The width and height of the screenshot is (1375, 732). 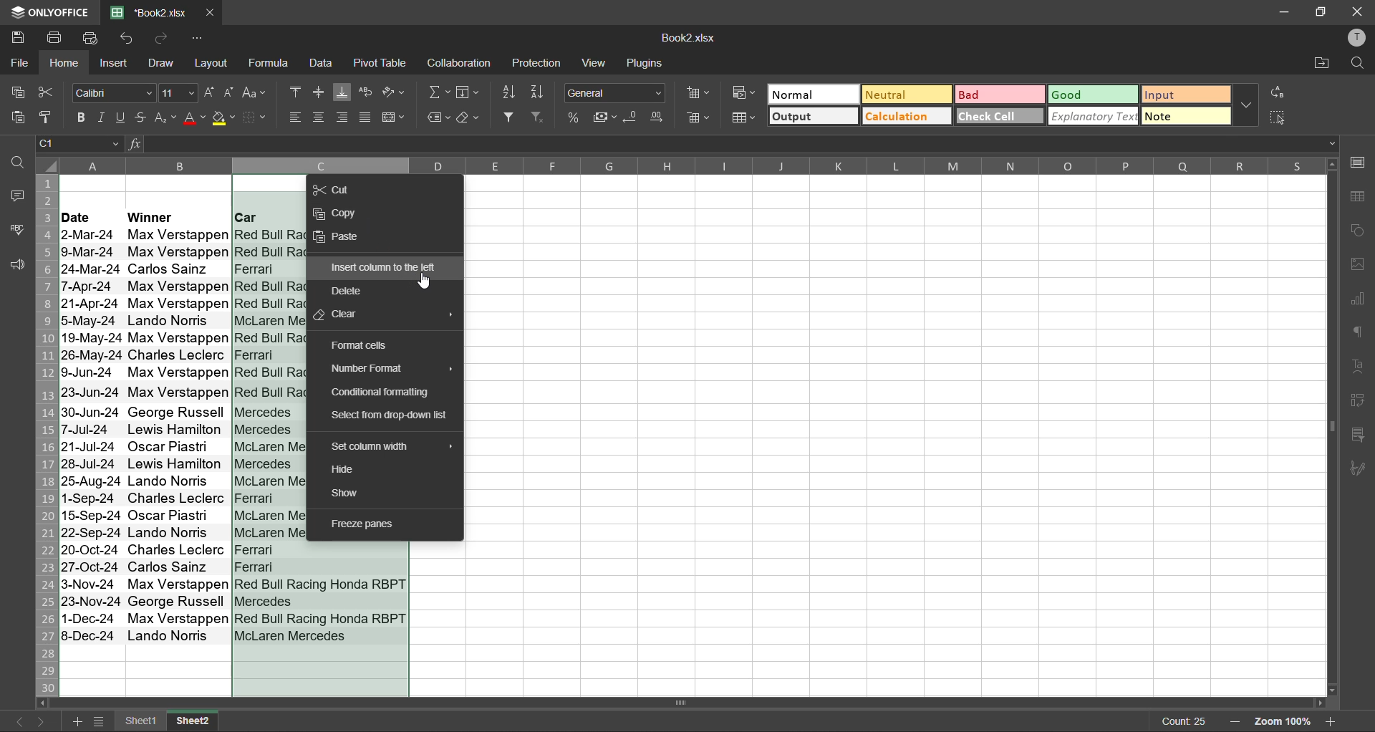 What do you see at coordinates (210, 13) in the screenshot?
I see `close tab` at bounding box center [210, 13].